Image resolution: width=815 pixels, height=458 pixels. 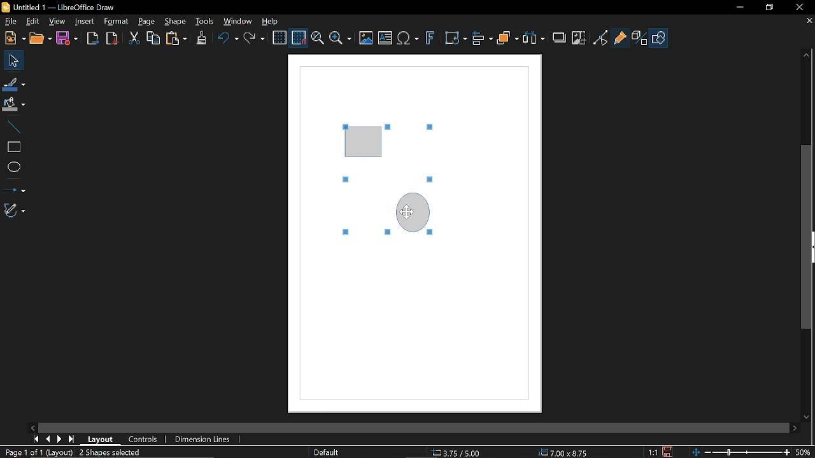 I want to click on Minimize, so click(x=740, y=7).